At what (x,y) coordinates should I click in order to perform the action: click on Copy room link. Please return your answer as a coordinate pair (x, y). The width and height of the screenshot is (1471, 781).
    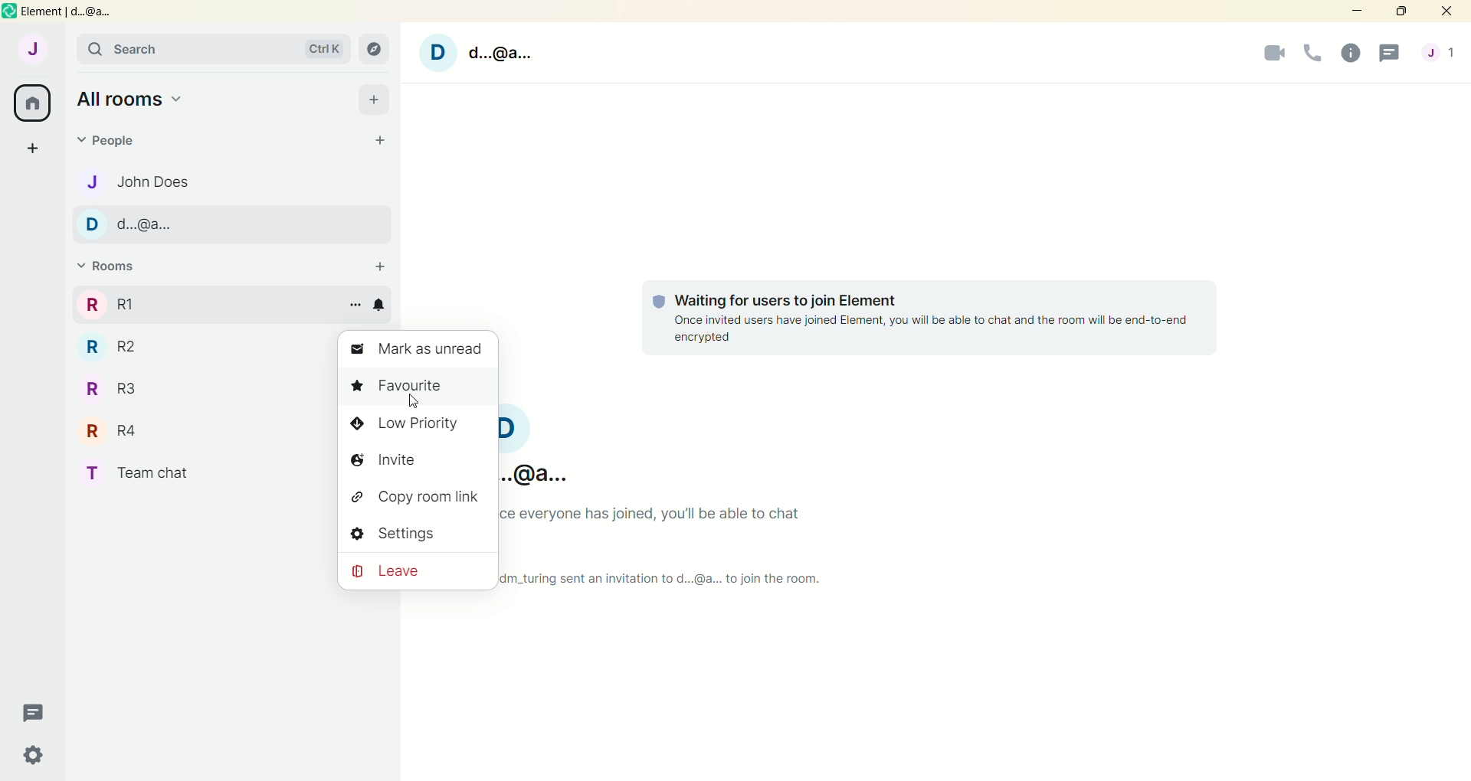
    Looking at the image, I should click on (405, 495).